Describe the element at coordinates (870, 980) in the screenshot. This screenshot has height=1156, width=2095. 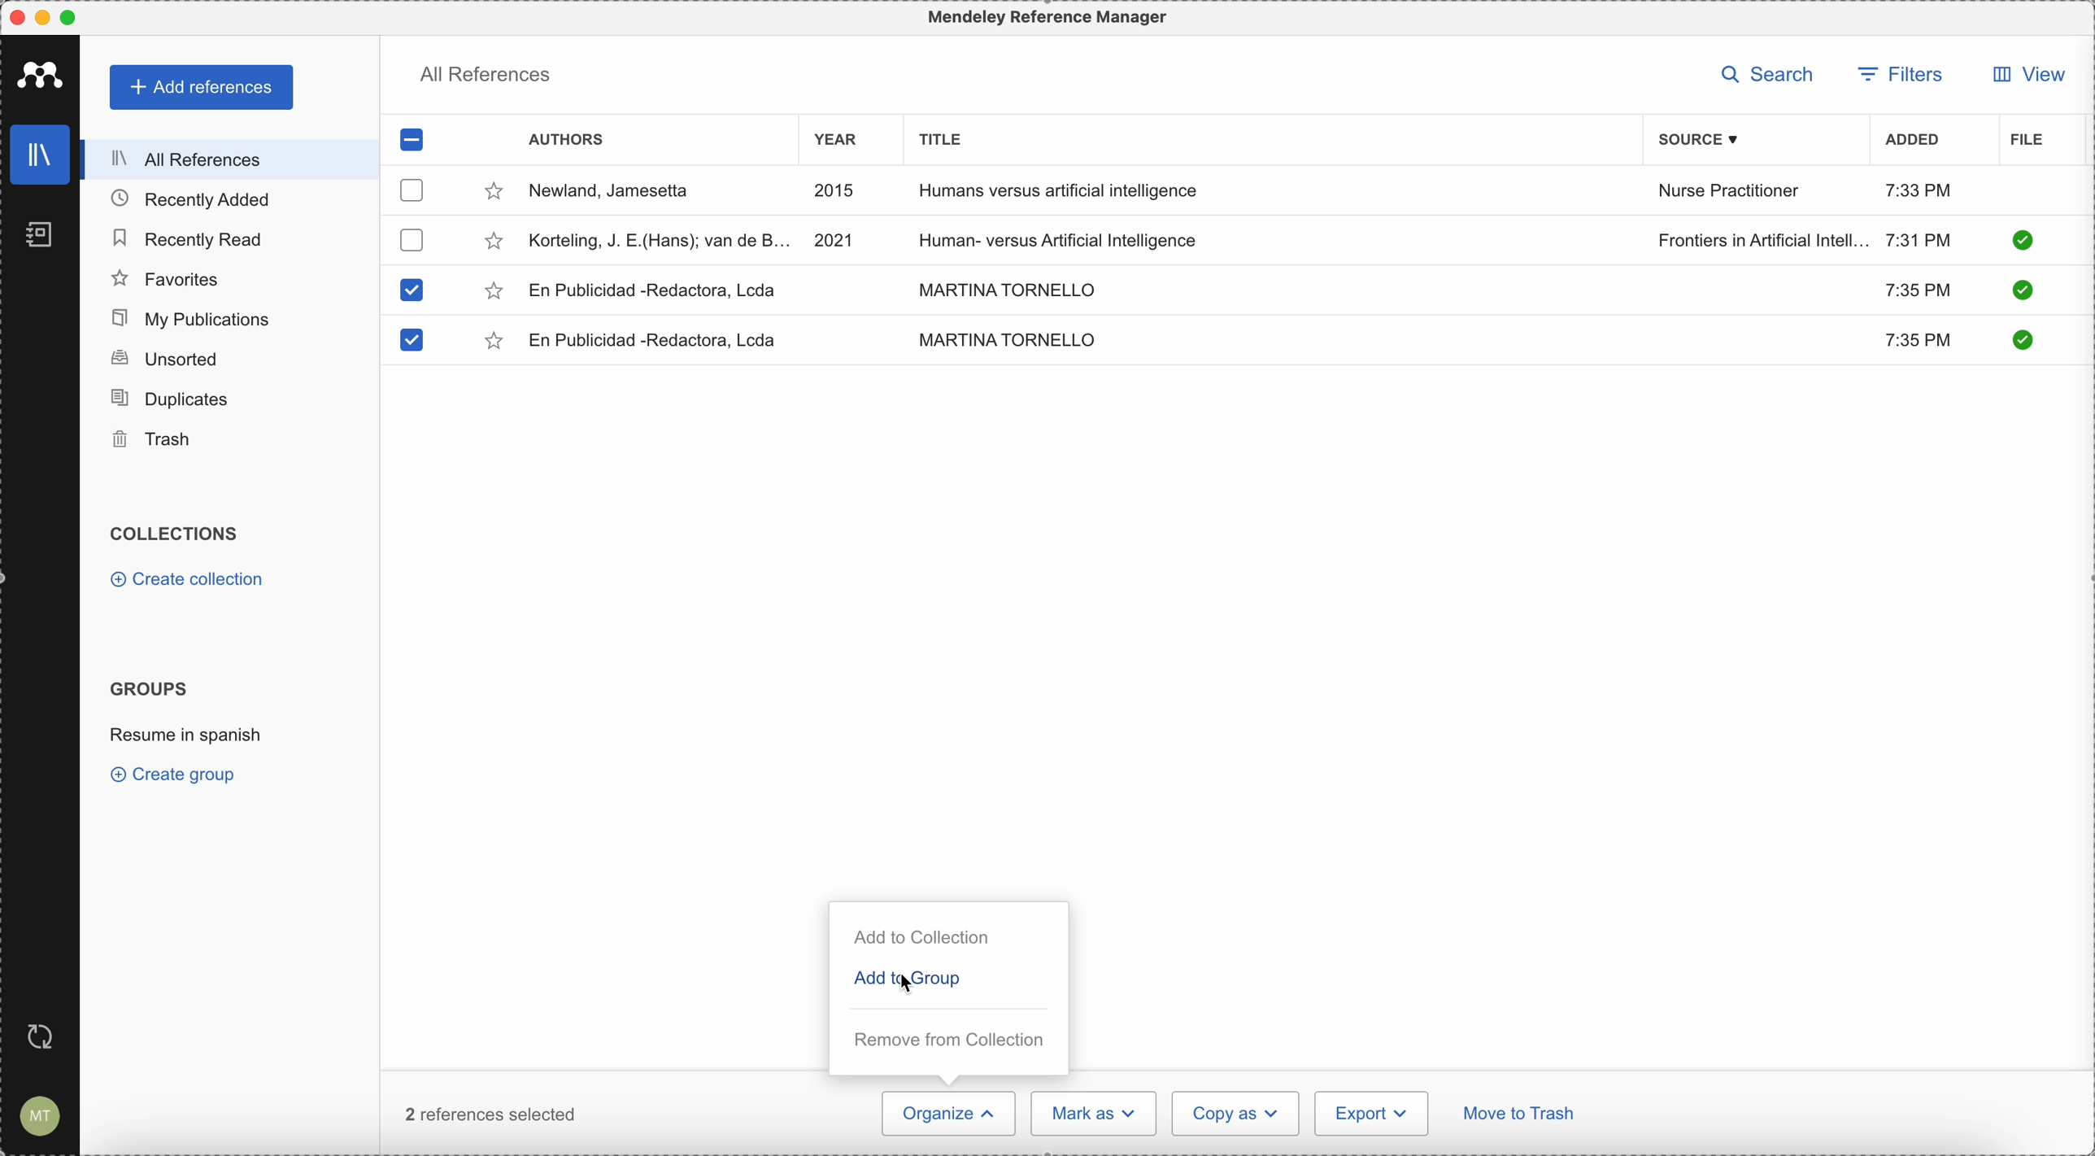
I see `add to group` at that location.